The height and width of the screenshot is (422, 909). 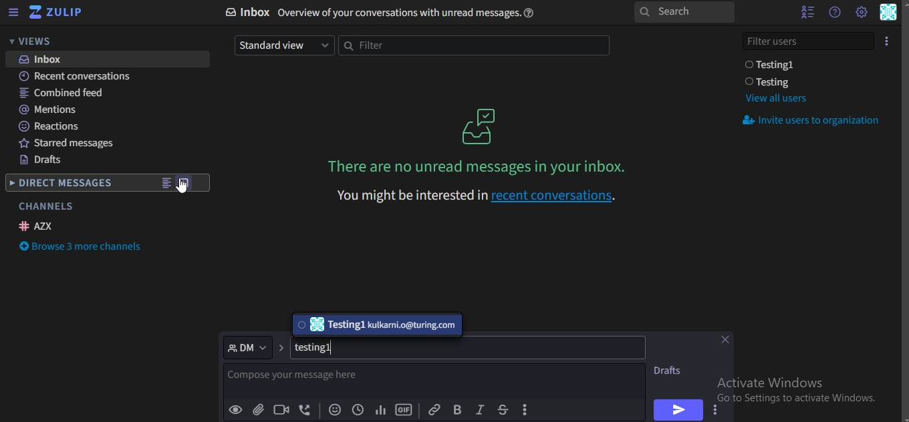 I want to click on mentions, so click(x=51, y=110).